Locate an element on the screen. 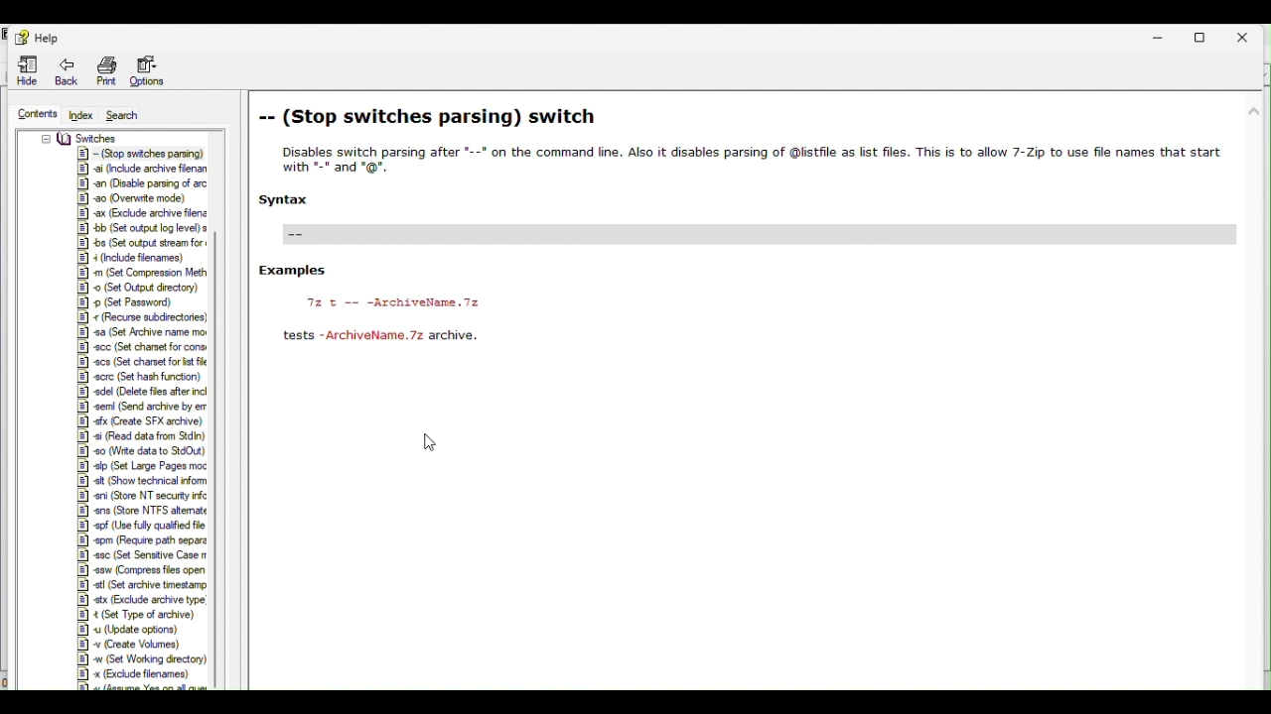 The height and width of the screenshot is (714, 1271). Close is located at coordinates (1242, 37).